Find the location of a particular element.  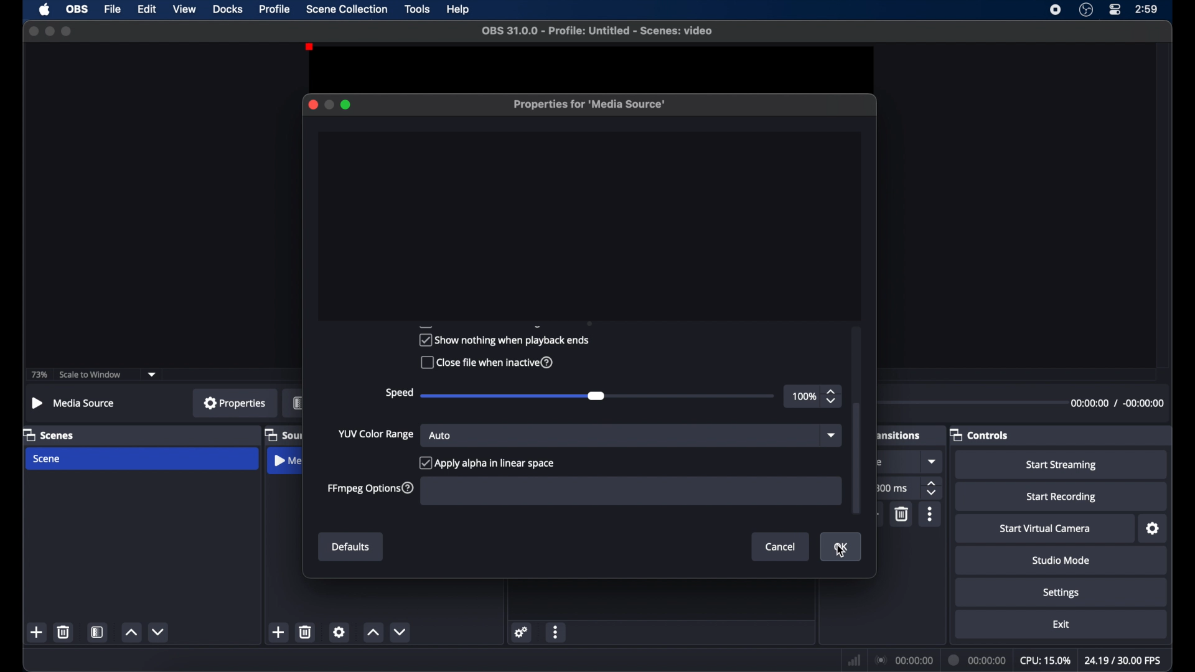

control center is located at coordinates (1114, 10).